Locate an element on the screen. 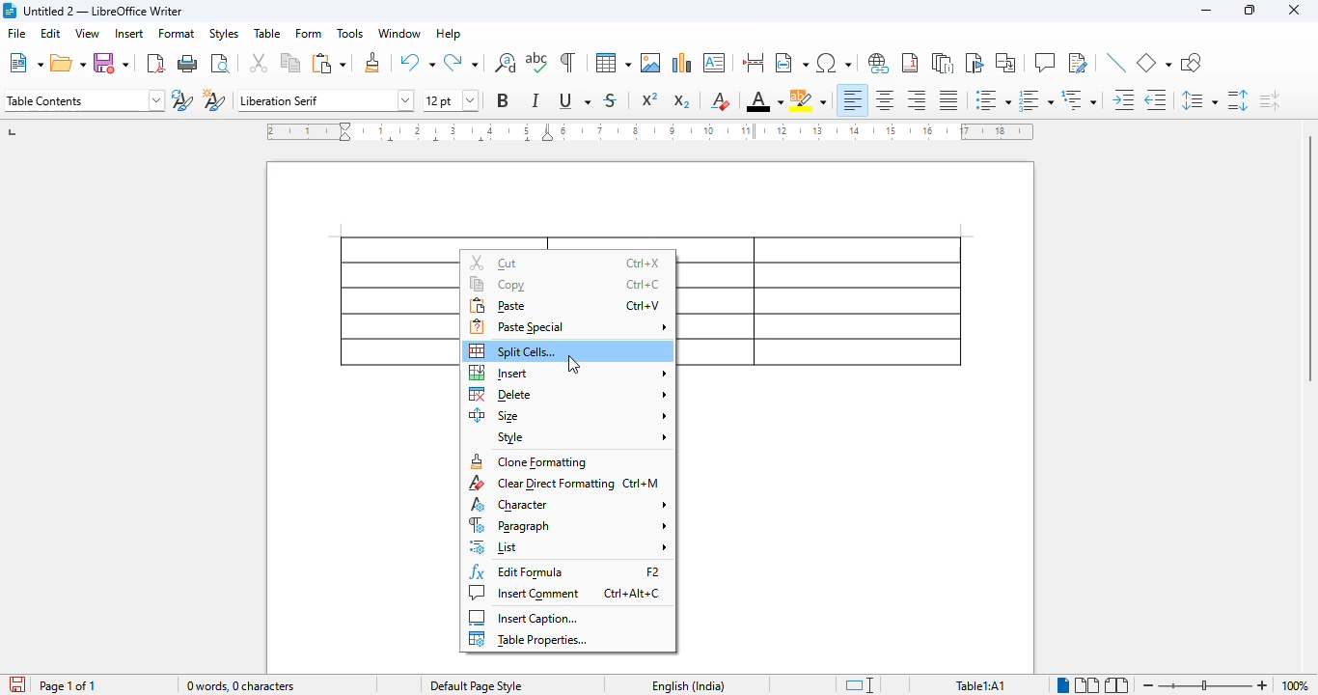 Image resolution: width=1318 pixels, height=695 pixels. font size is located at coordinates (452, 100).